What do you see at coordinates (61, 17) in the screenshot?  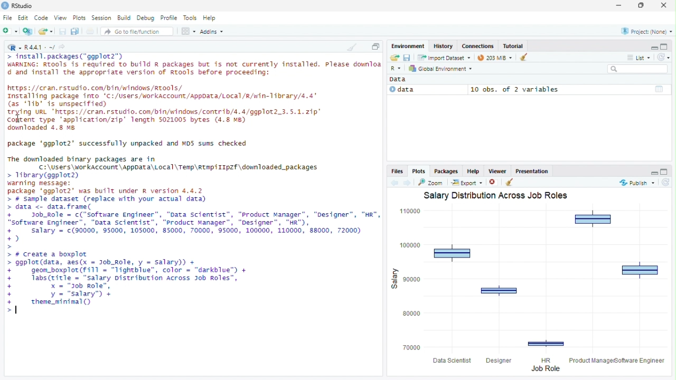 I see `View` at bounding box center [61, 17].